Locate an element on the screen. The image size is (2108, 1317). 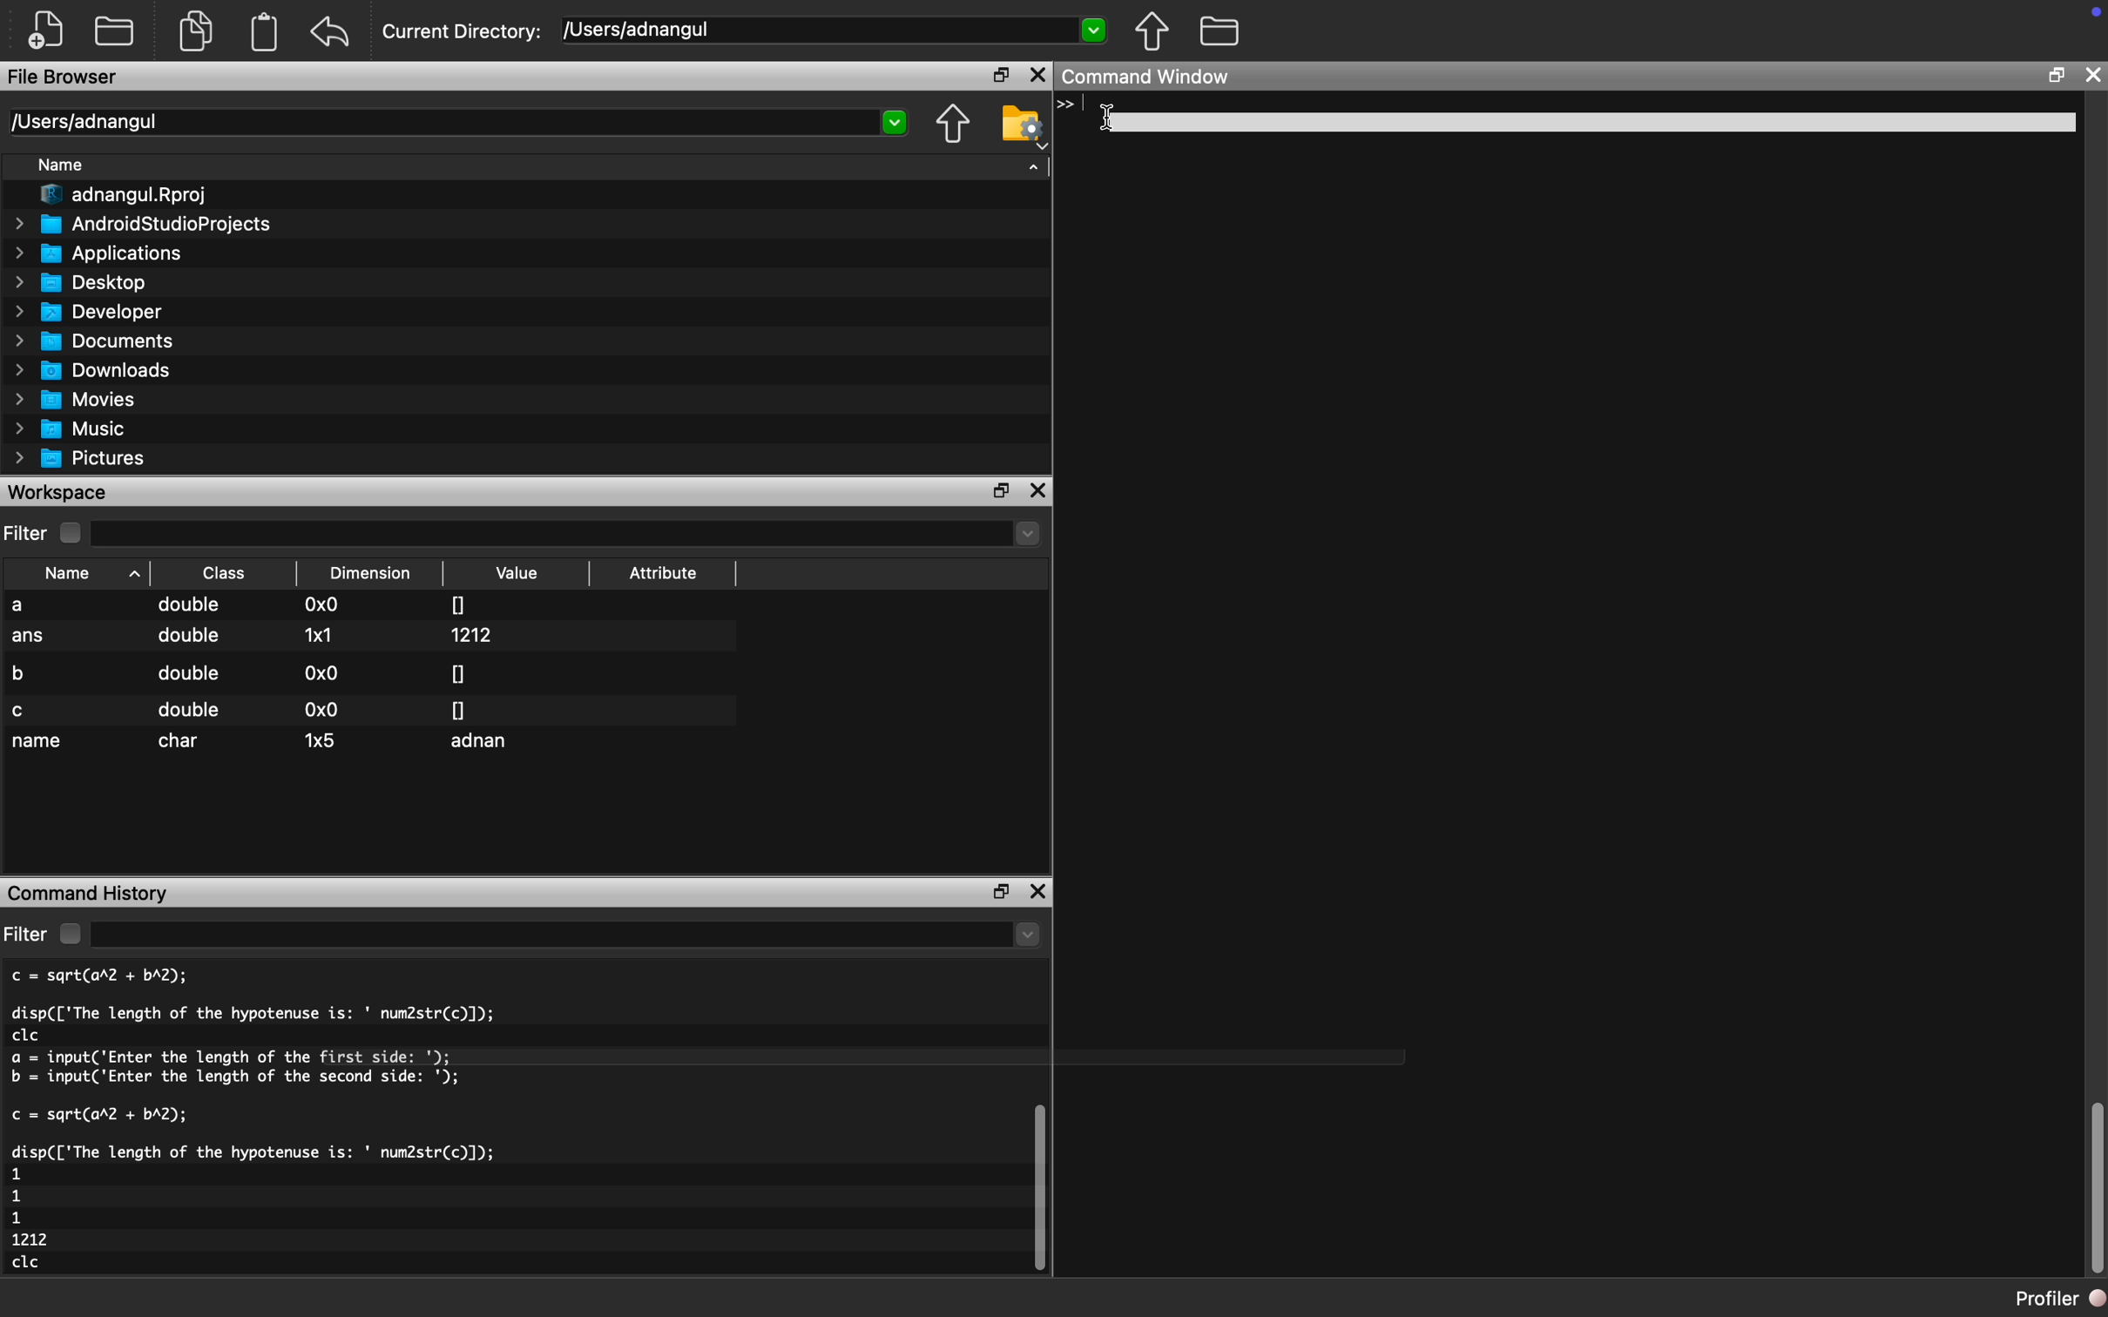
1x5 is located at coordinates (321, 739).